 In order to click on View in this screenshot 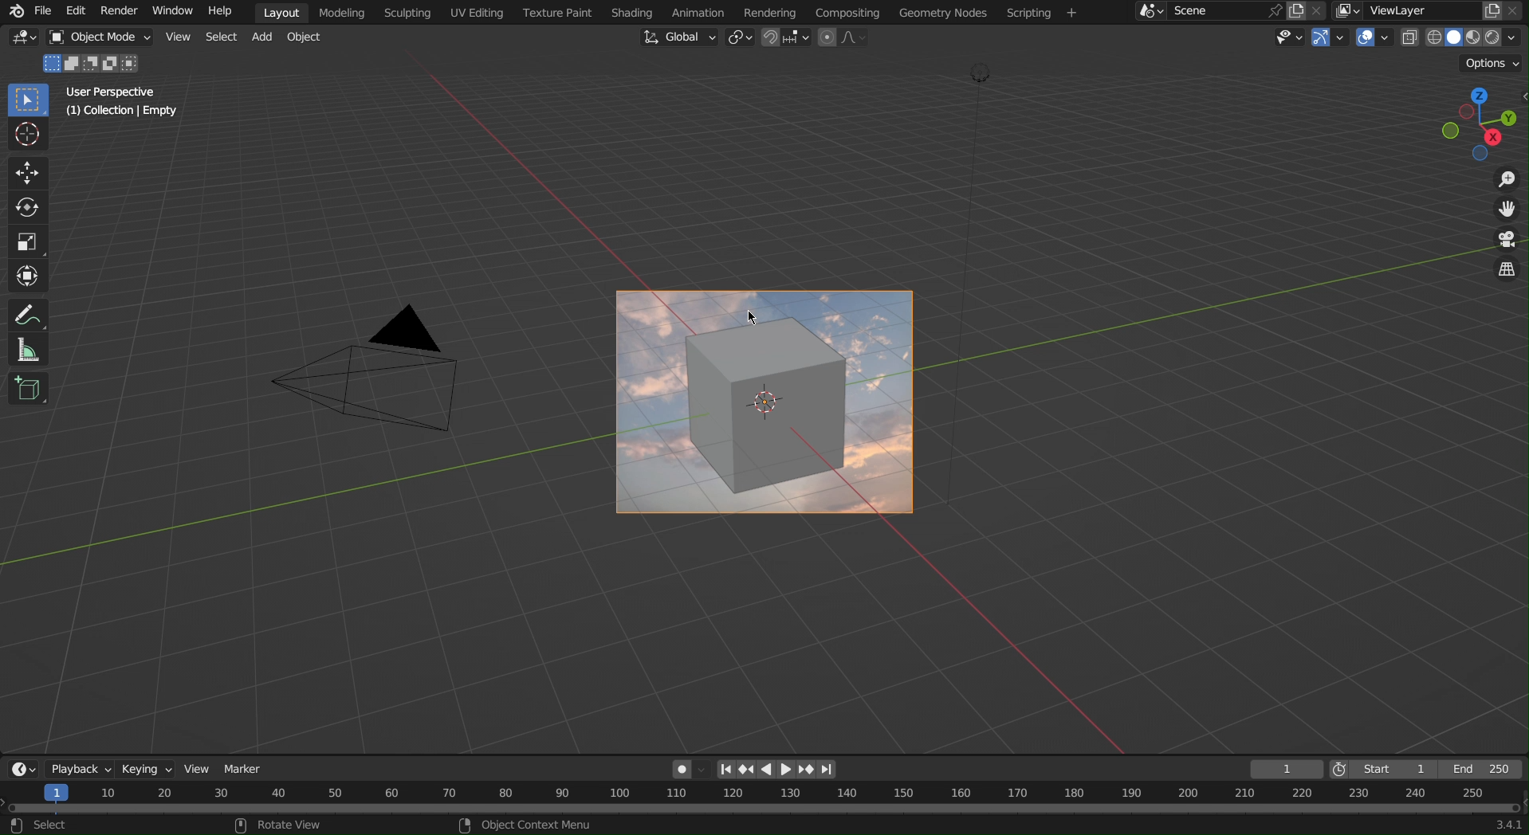, I will do `click(200, 767)`.